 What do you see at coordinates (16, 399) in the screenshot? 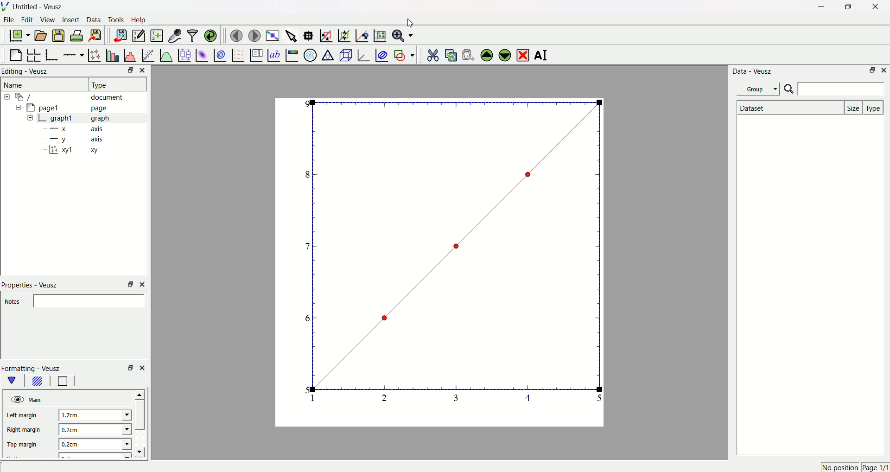
I see `hide/unhide` at bounding box center [16, 399].